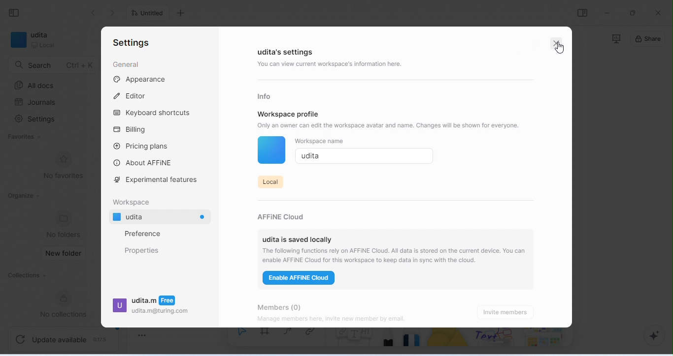 The image size is (673, 356). I want to click on organize, so click(23, 196).